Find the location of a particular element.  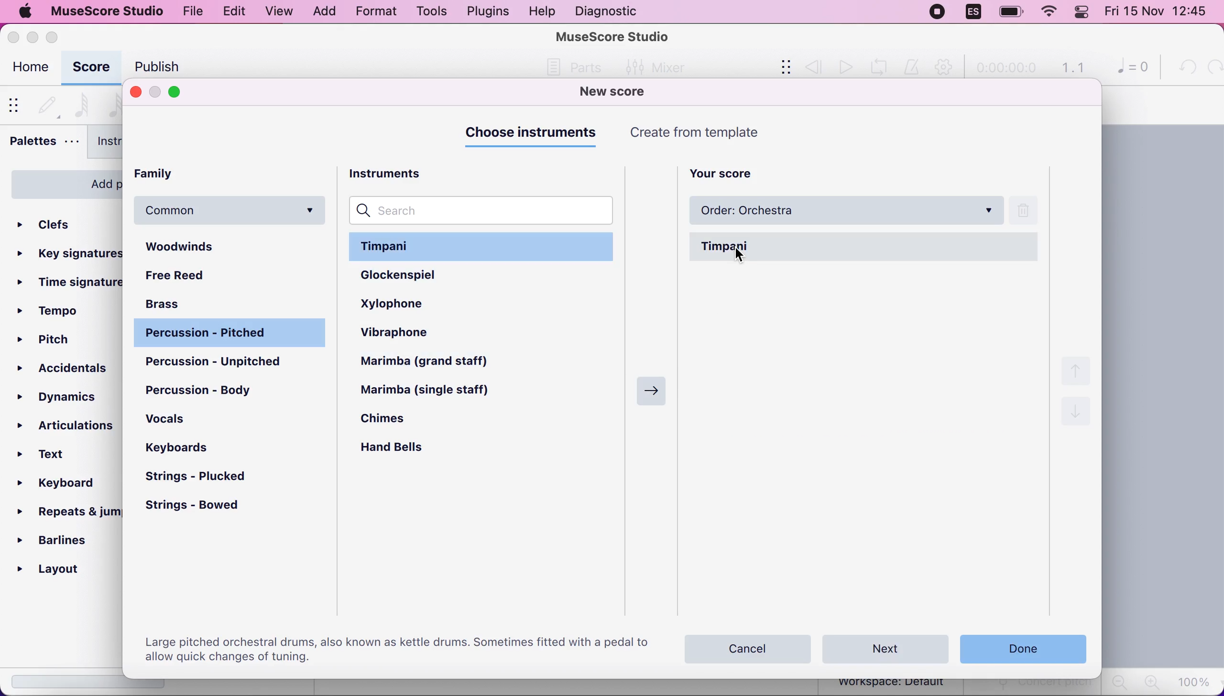

family is located at coordinates (171, 174).